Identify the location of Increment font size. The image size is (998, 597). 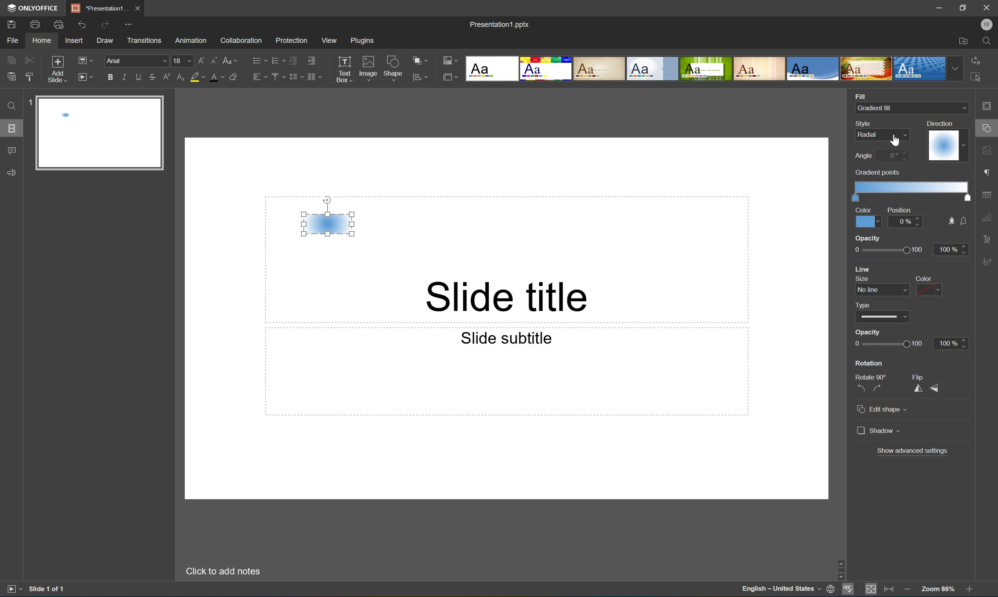
(199, 59).